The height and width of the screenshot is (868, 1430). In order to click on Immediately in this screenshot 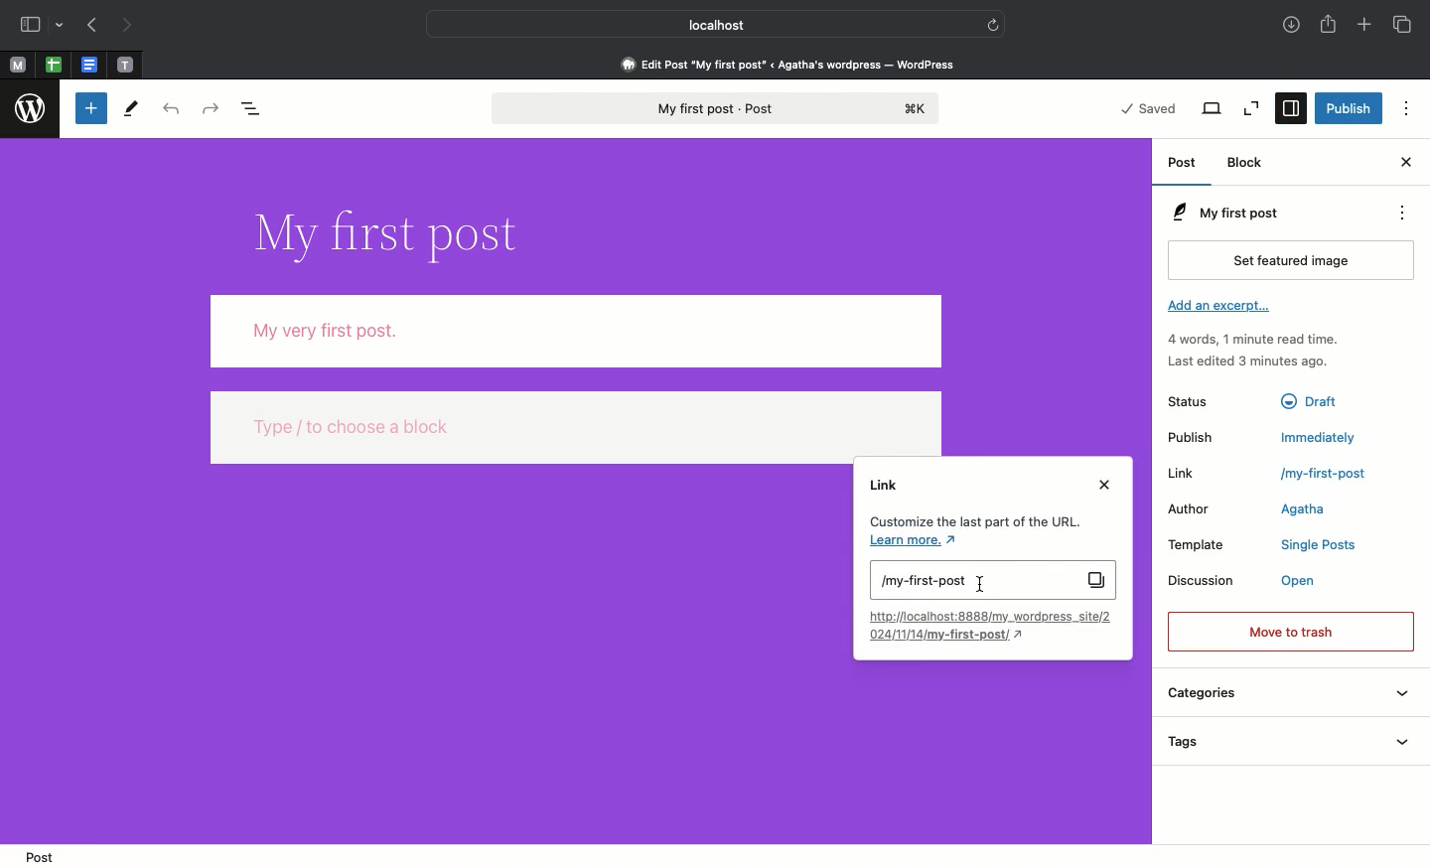, I will do `click(1321, 436)`.